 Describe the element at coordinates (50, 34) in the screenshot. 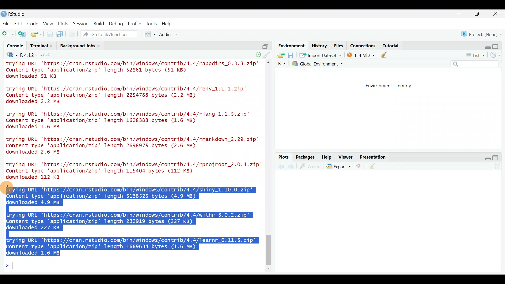

I see `Save current document` at that location.